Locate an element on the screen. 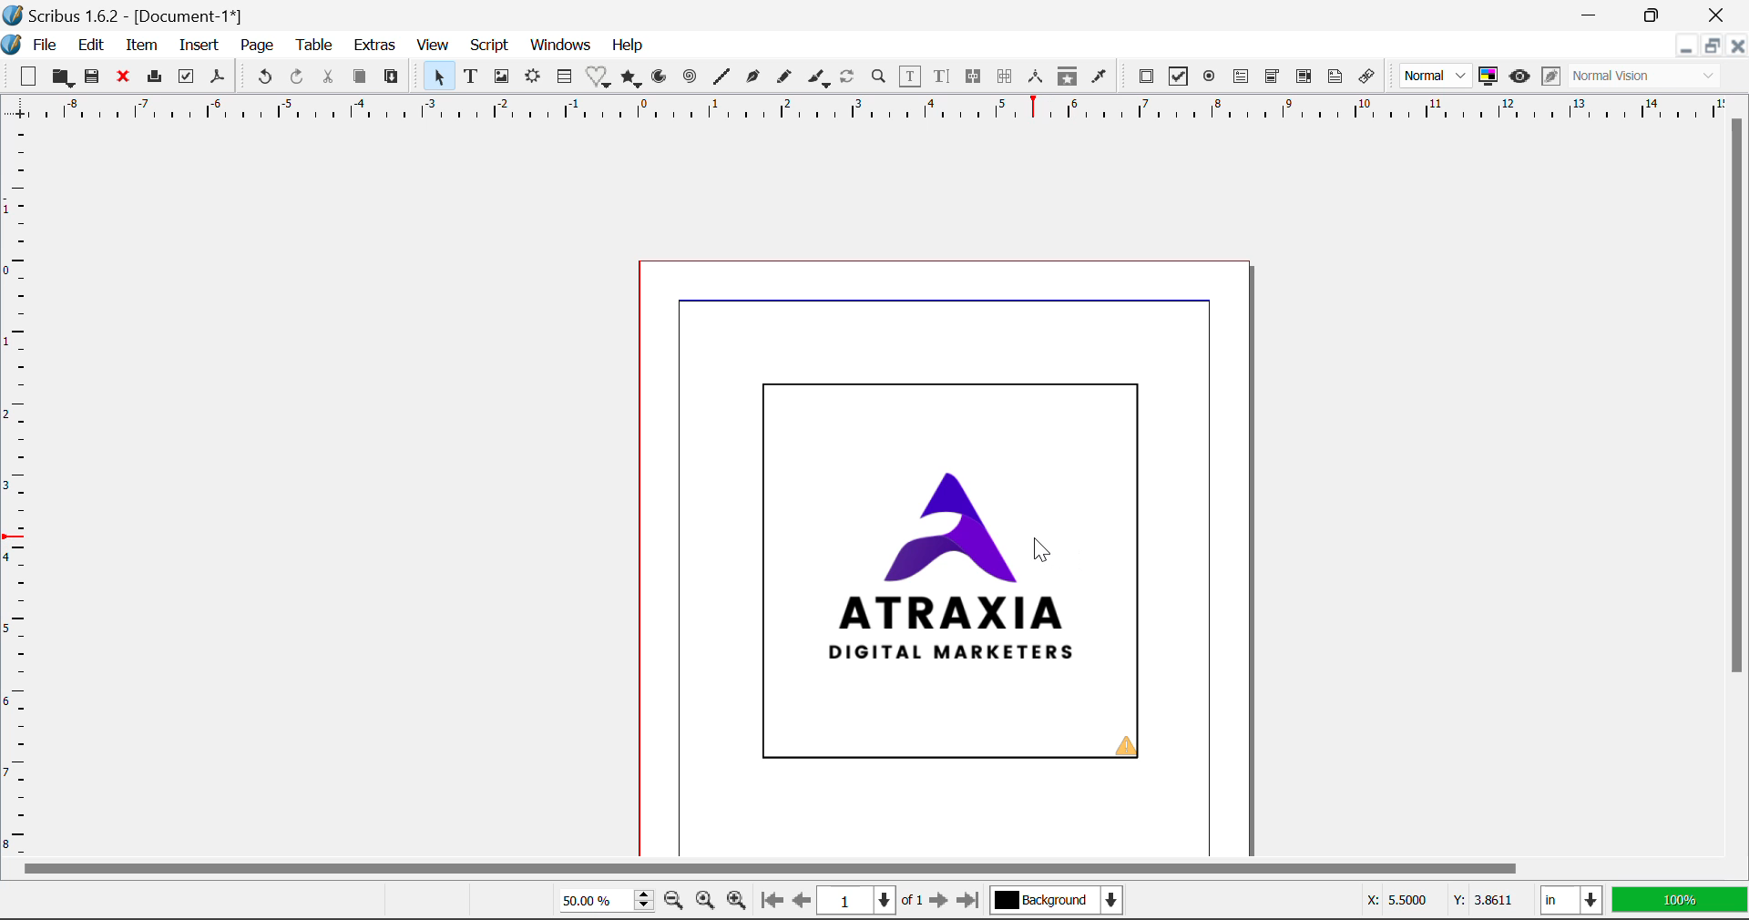  New is located at coordinates (26, 77).